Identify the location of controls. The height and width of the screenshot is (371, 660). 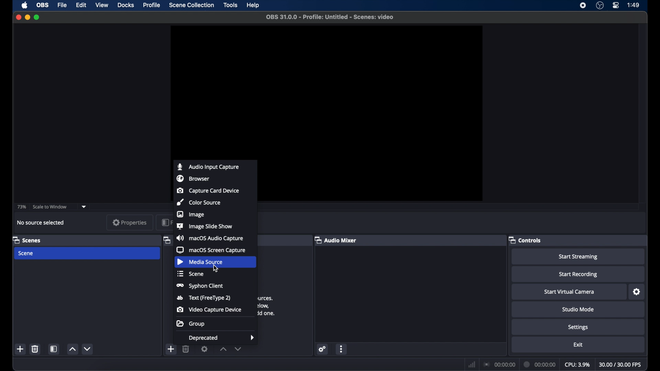
(524, 240).